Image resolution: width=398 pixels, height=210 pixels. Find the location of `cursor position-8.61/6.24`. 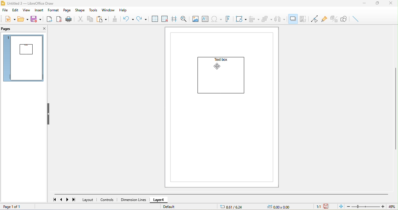

cursor position-8.61/6.24 is located at coordinates (232, 207).